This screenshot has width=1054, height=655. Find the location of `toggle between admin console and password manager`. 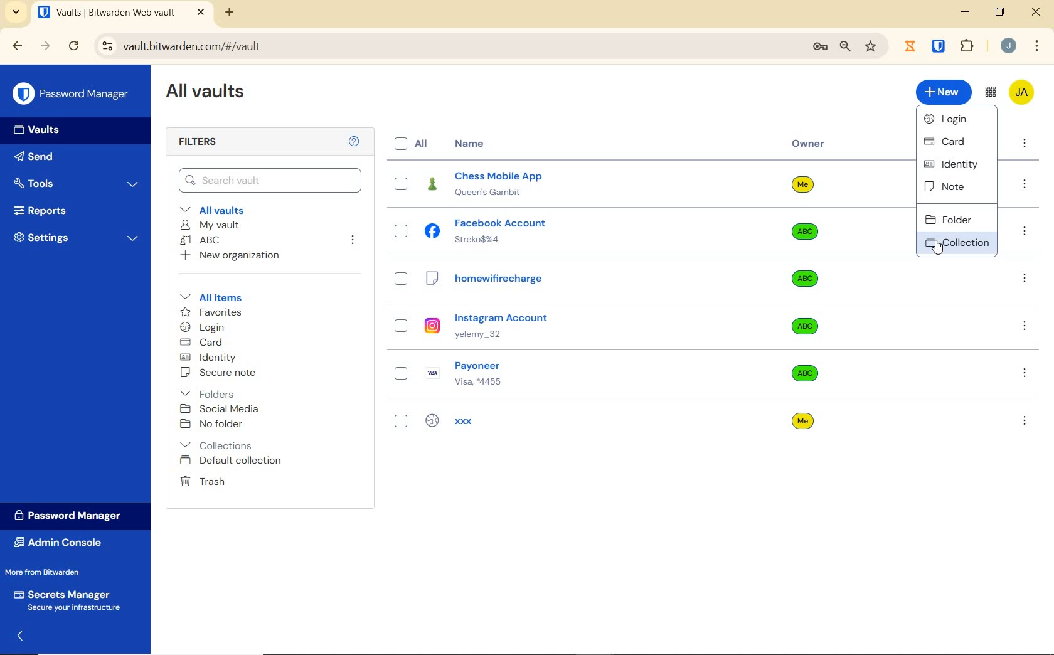

toggle between admin console and password manager is located at coordinates (990, 92).